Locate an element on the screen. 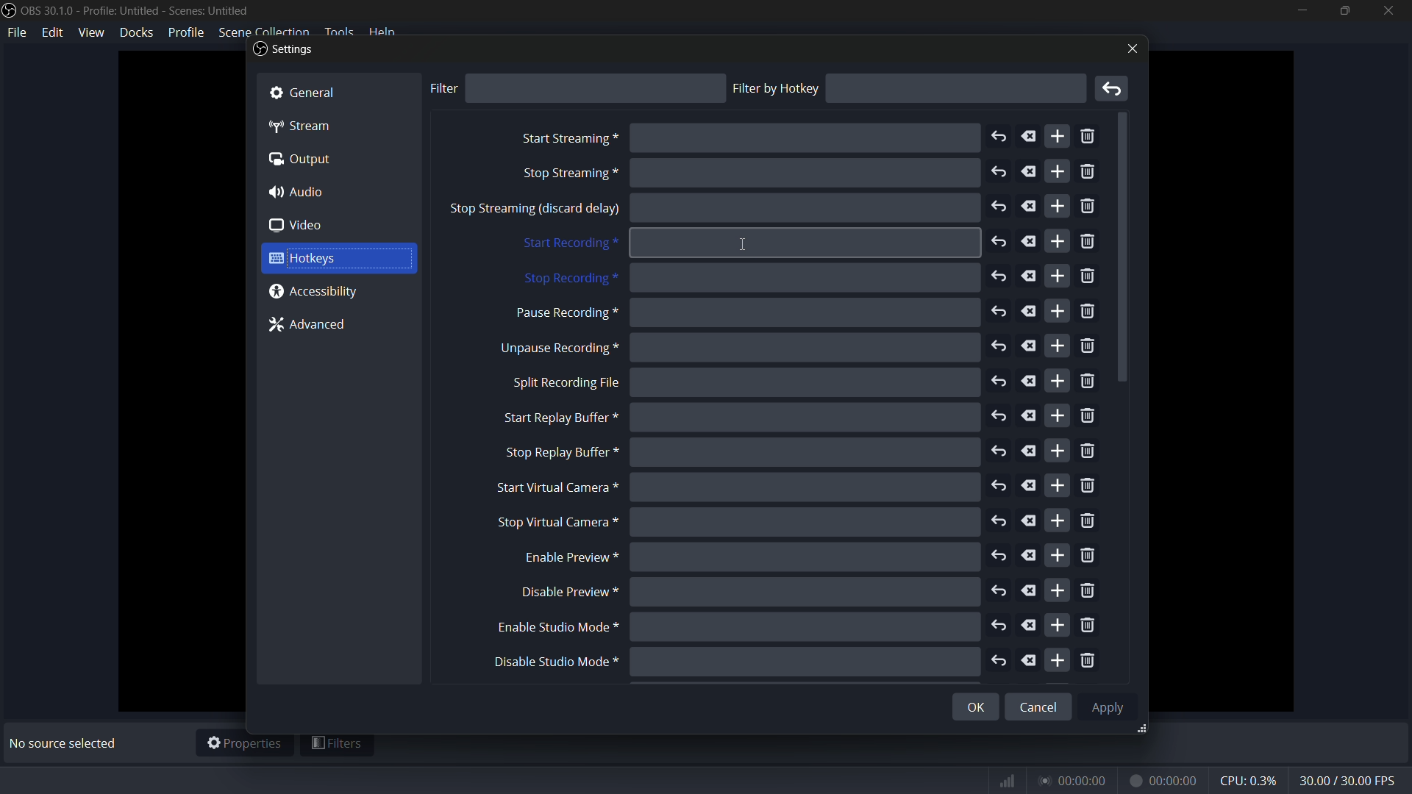 The height and width of the screenshot is (794, 1412). add more is located at coordinates (1058, 659).